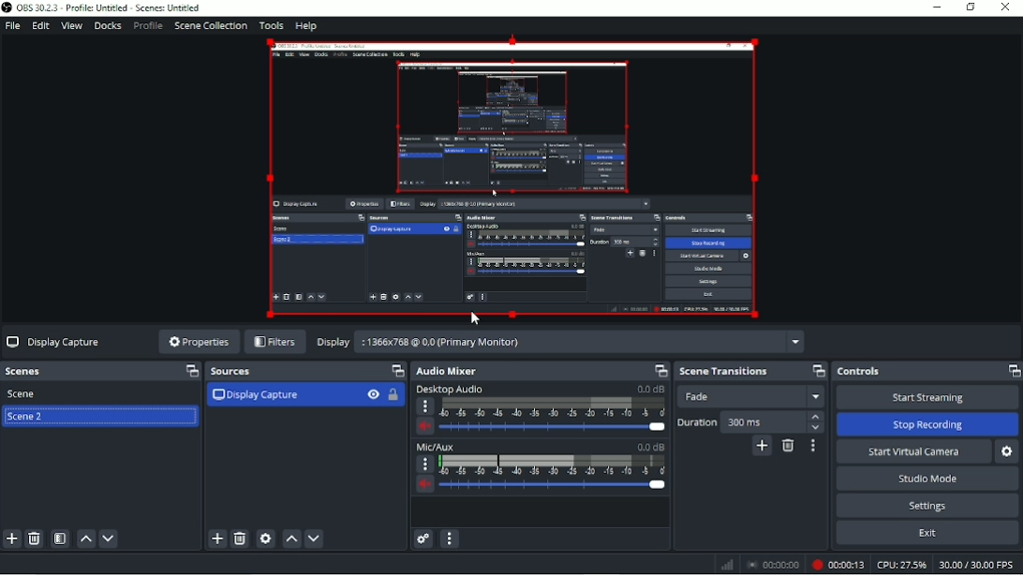 This screenshot has height=575, width=1023. I want to click on More Options, so click(423, 464).